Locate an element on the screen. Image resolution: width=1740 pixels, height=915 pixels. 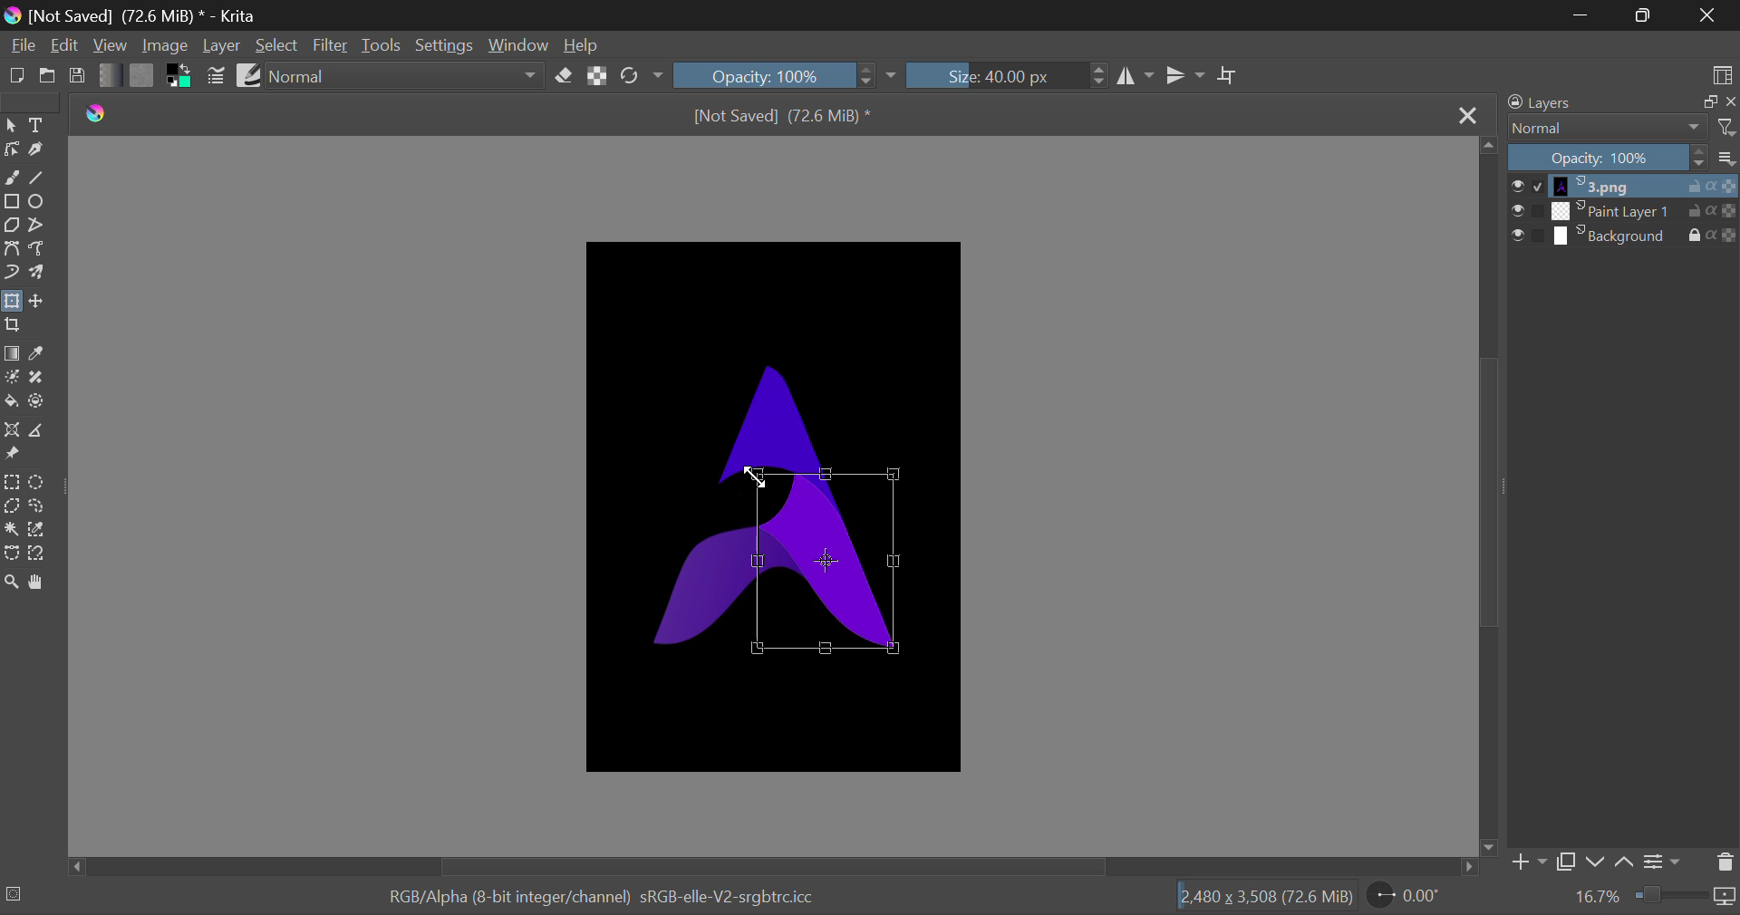
Page Rotation is located at coordinates (1416, 896).